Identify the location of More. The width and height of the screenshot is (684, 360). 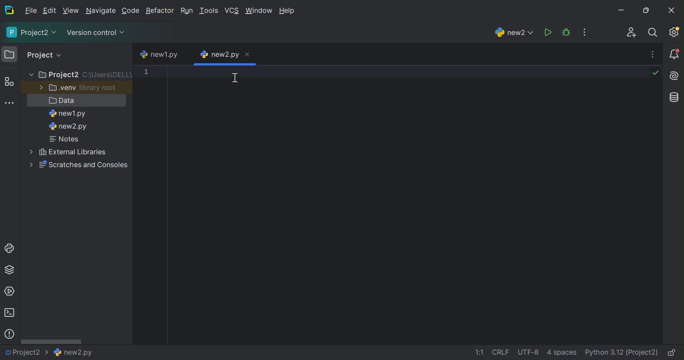
(40, 87).